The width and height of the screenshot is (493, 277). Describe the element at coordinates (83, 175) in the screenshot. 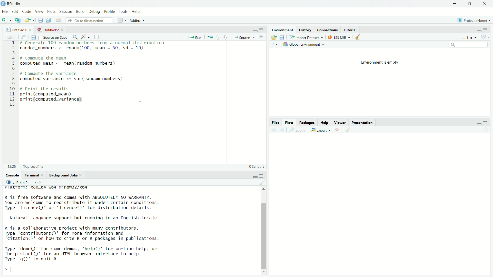

I see `close` at that location.